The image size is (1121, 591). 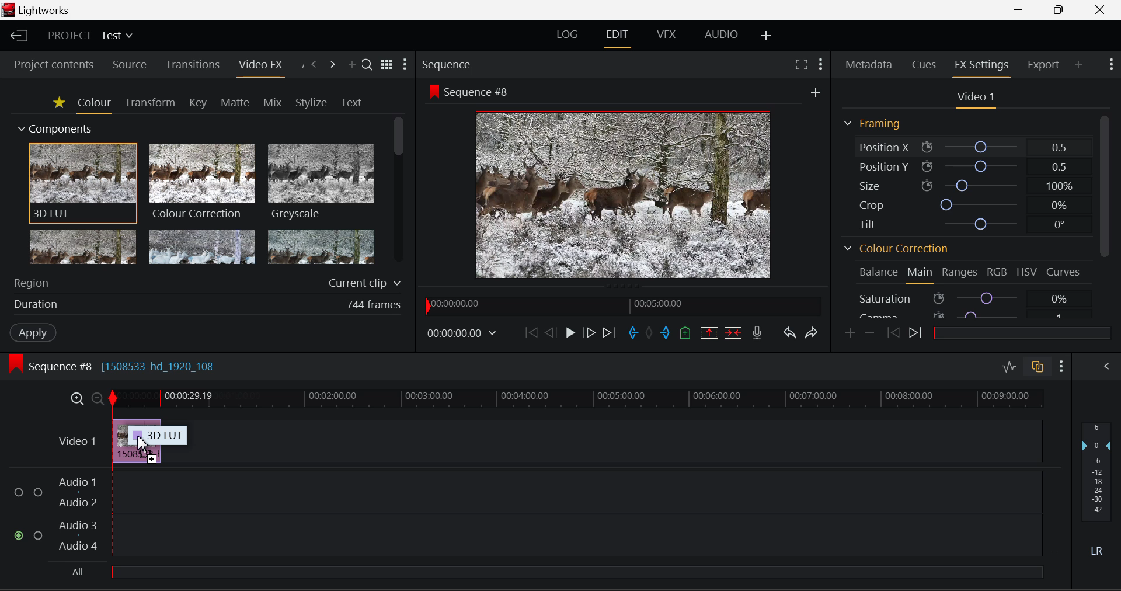 I want to click on Matte, so click(x=232, y=101).